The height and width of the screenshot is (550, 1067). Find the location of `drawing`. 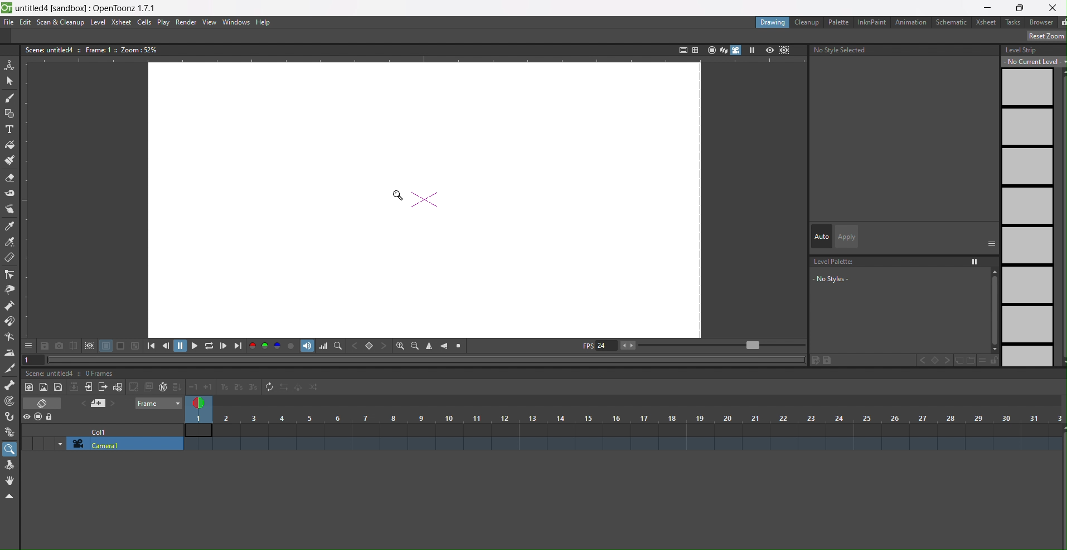

drawing is located at coordinates (773, 22).